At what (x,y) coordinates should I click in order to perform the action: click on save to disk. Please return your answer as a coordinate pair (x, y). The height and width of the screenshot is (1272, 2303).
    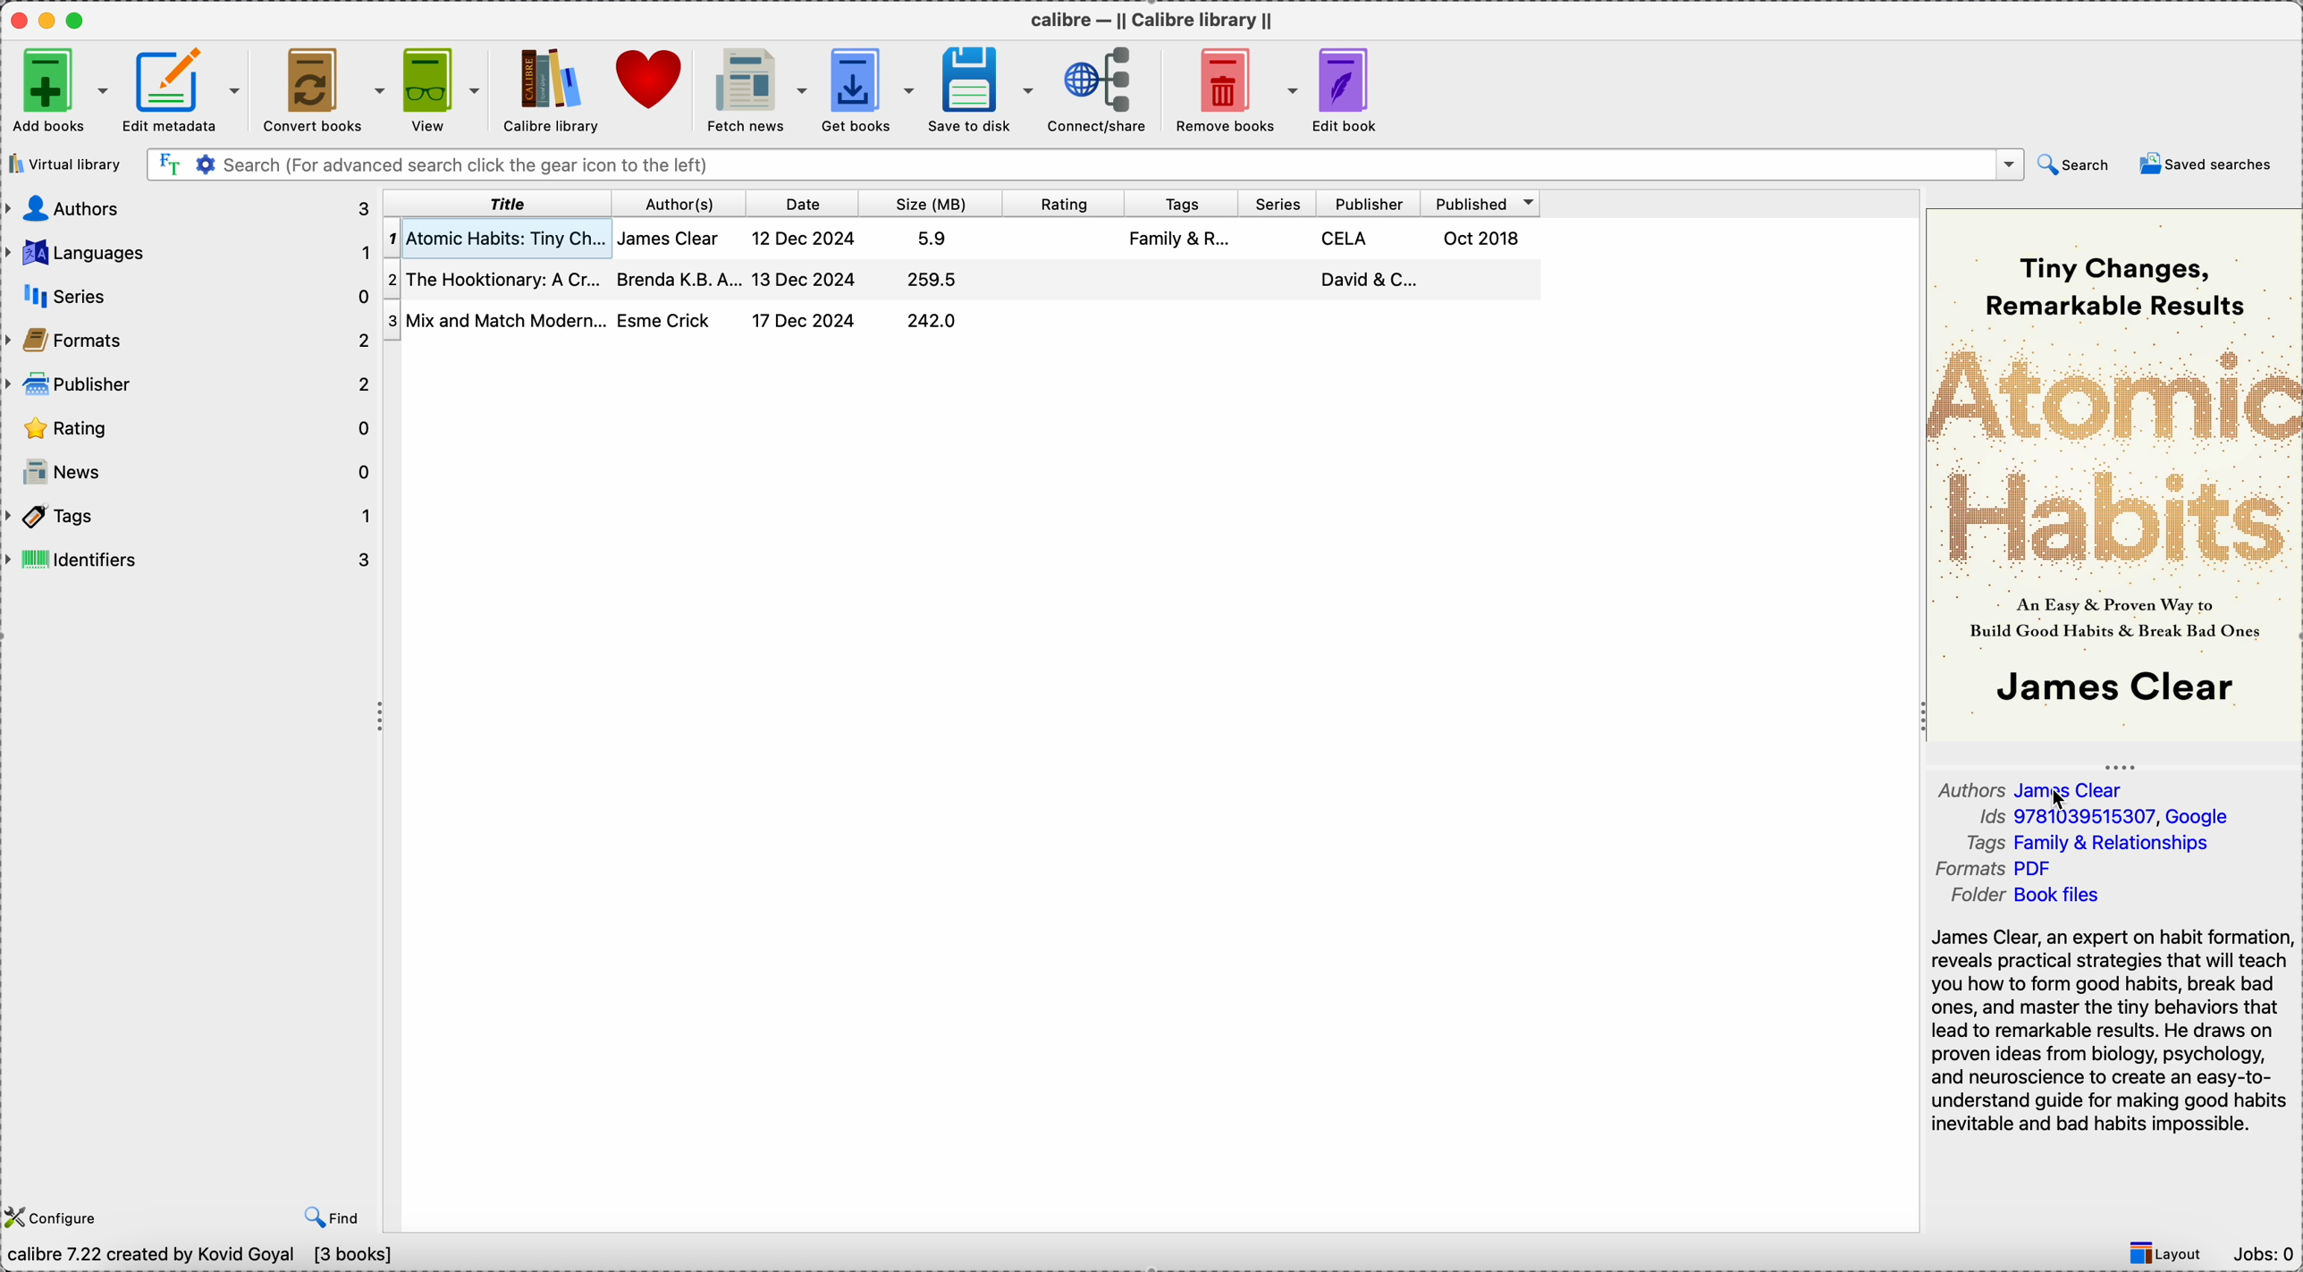
    Looking at the image, I should click on (979, 91).